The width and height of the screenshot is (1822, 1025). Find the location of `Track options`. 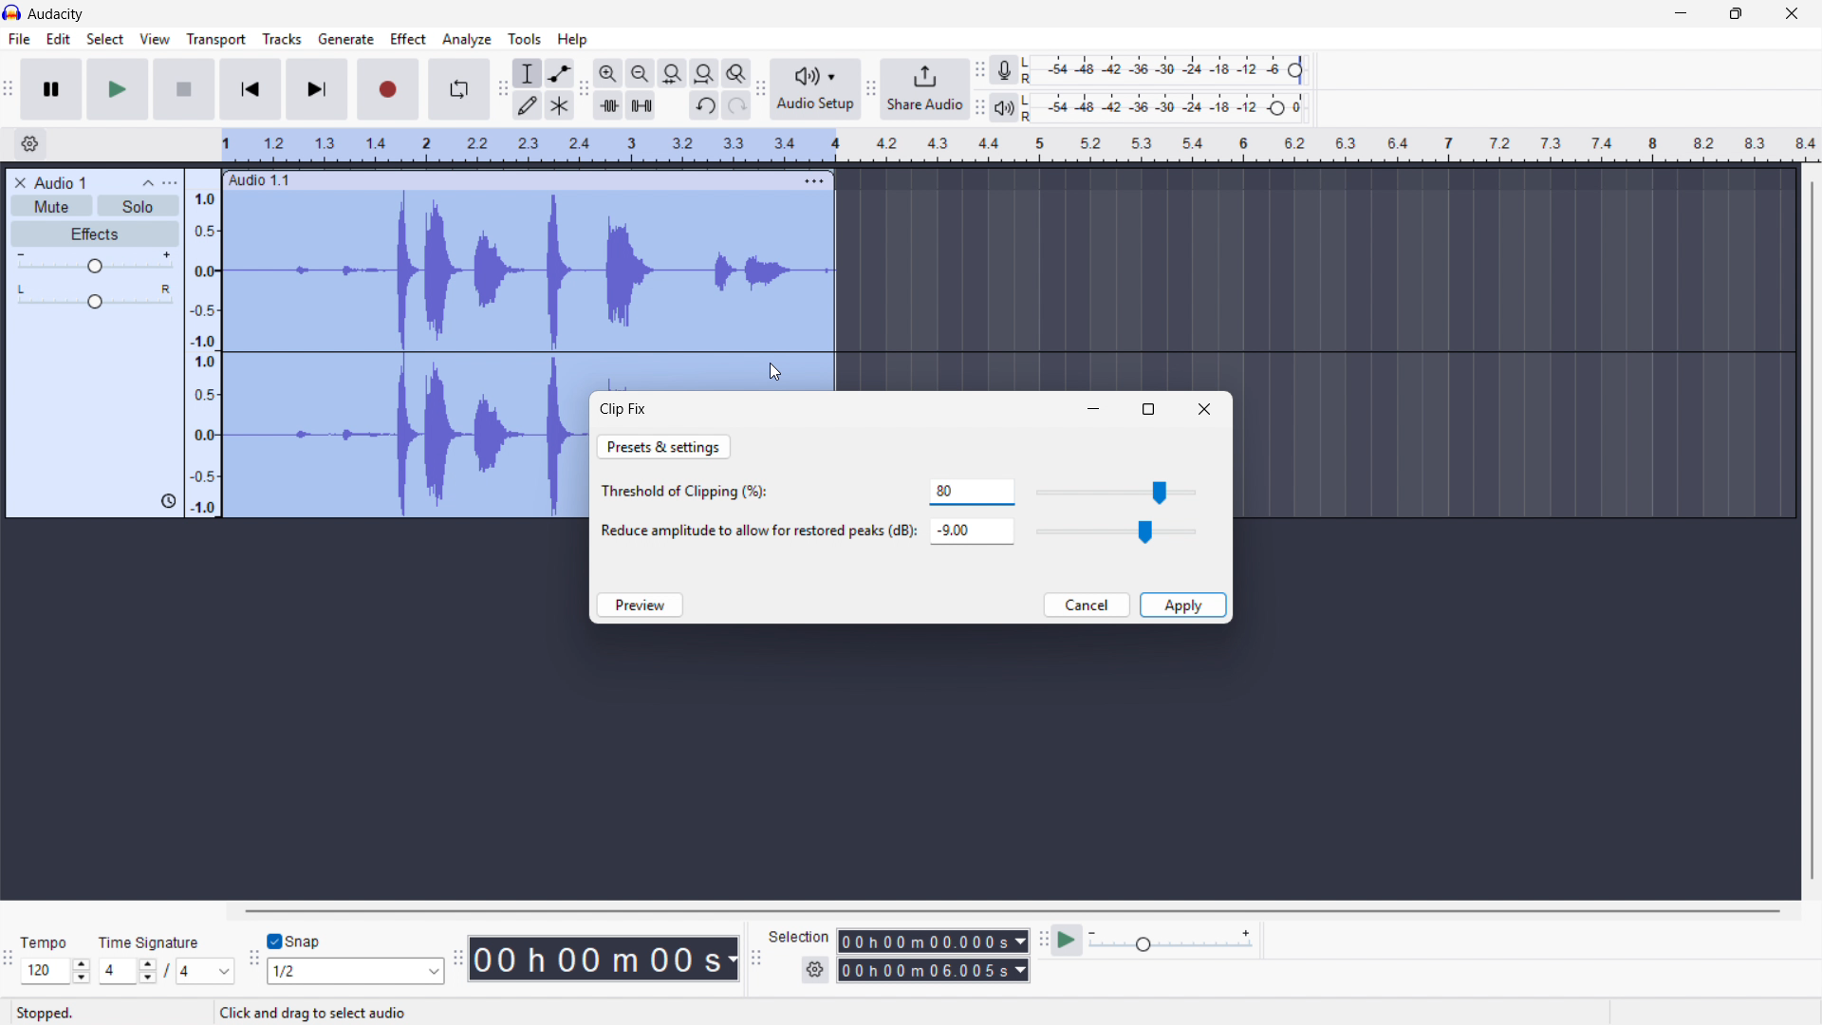

Track options is located at coordinates (812, 178).